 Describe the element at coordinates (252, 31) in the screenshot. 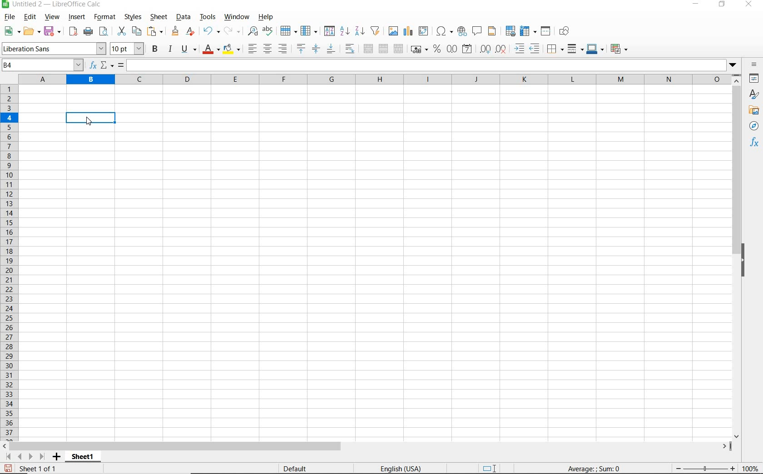

I see `find and replace` at that location.